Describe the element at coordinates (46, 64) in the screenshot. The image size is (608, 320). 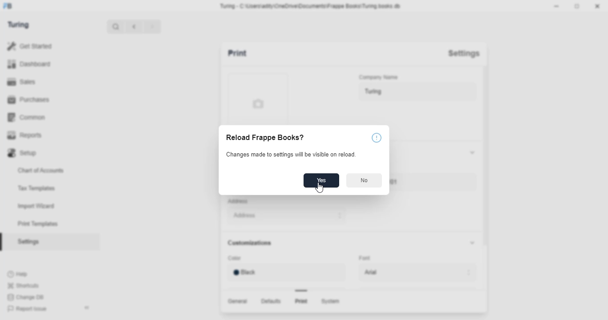
I see `Dashboard` at that location.